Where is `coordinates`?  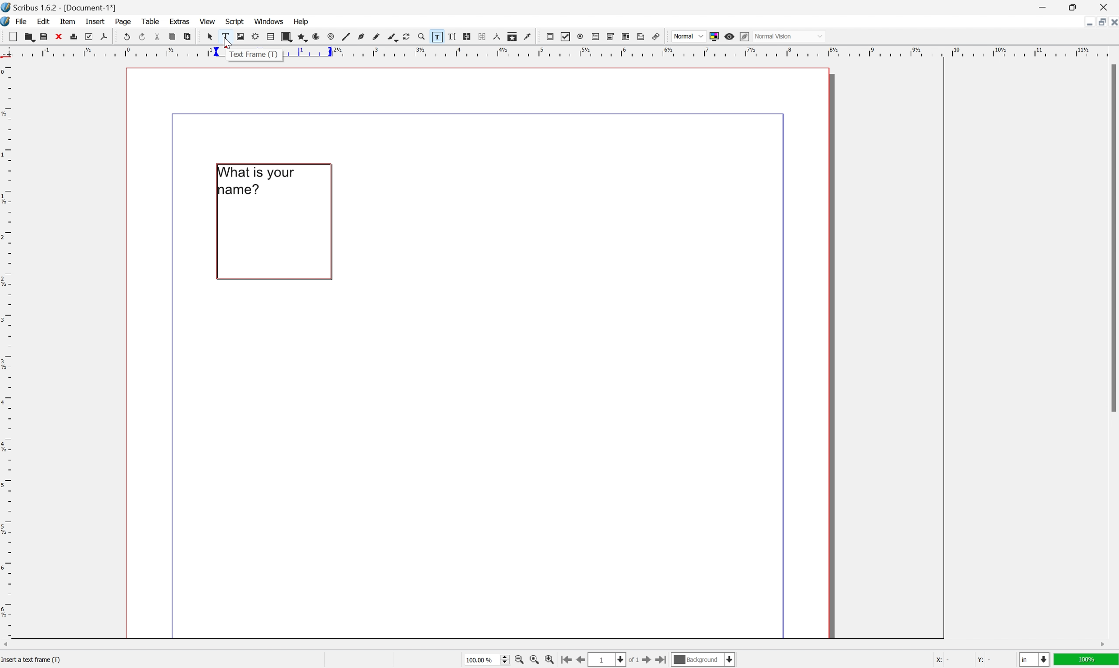
coordinates is located at coordinates (961, 660).